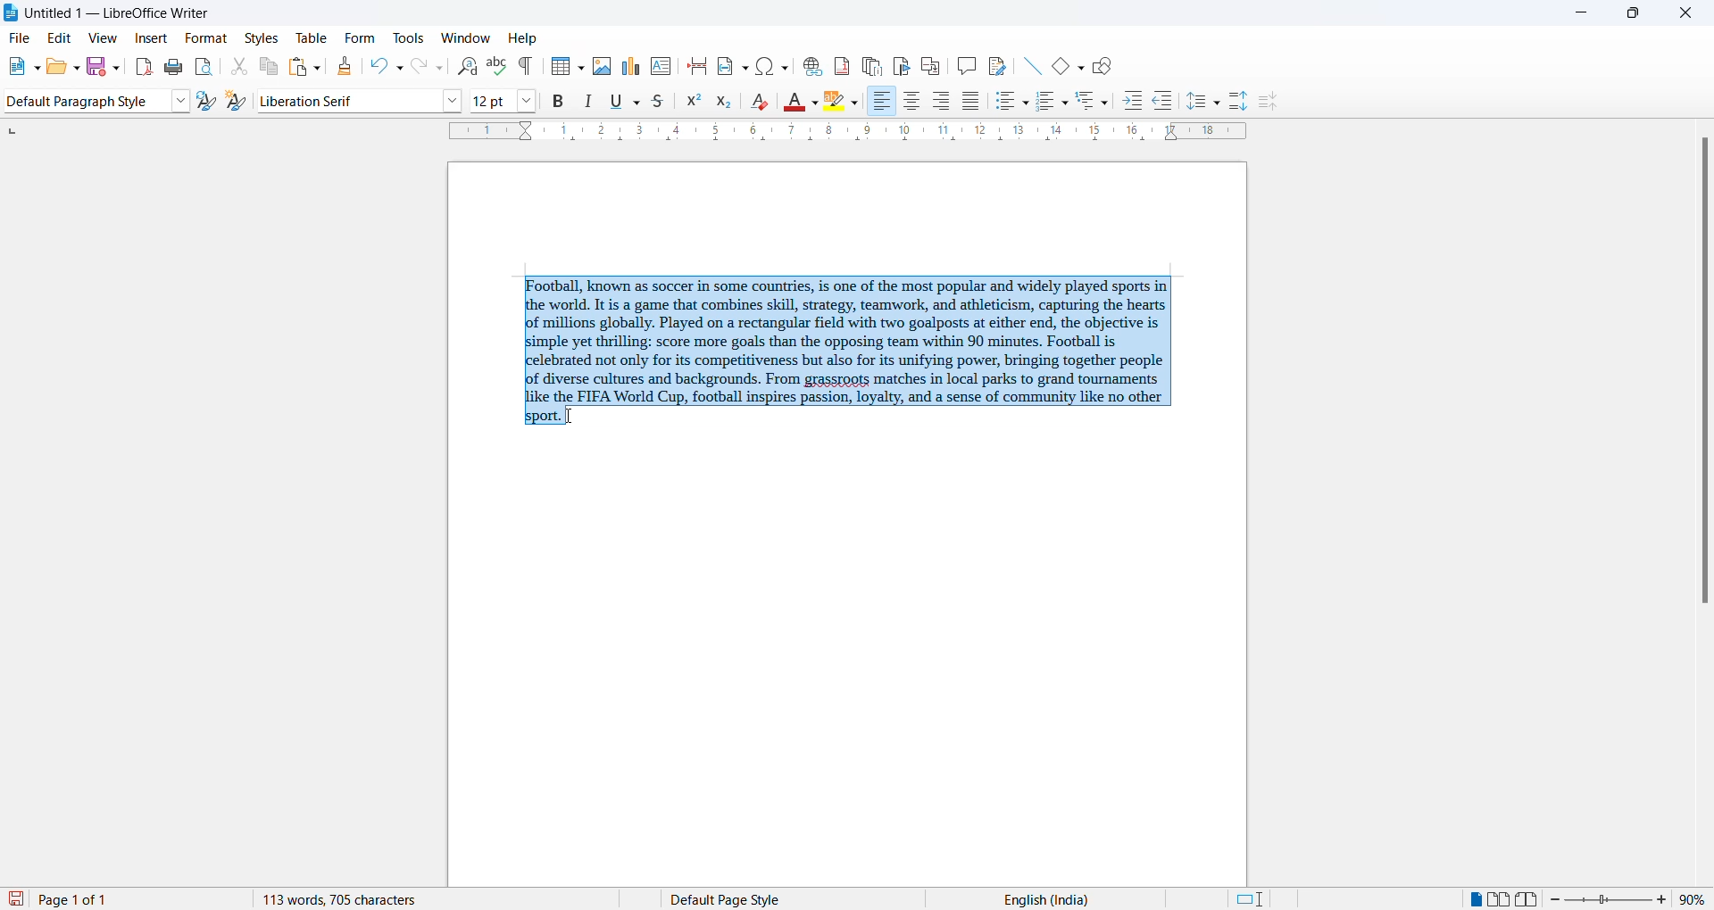  Describe the element at coordinates (971, 101) in the screenshot. I see `justified` at that location.